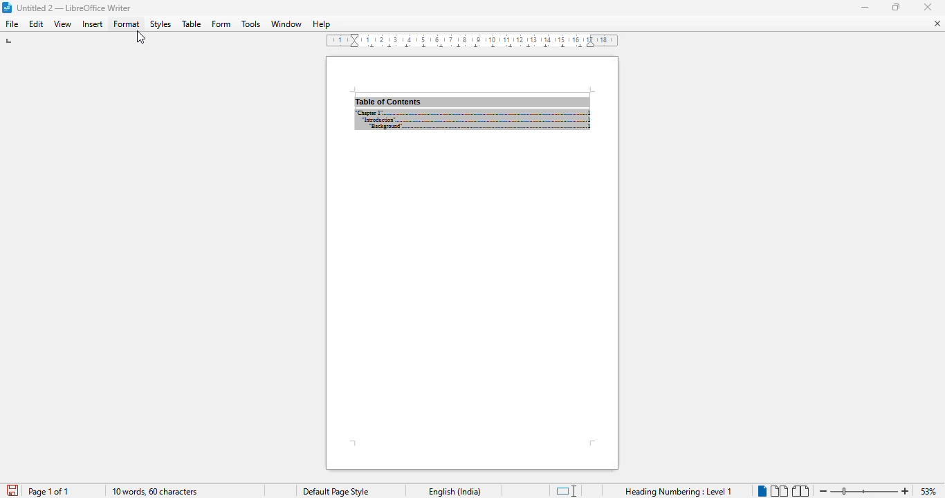 The width and height of the screenshot is (945, 498). Describe the element at coordinates (906, 491) in the screenshot. I see `zoom in` at that location.